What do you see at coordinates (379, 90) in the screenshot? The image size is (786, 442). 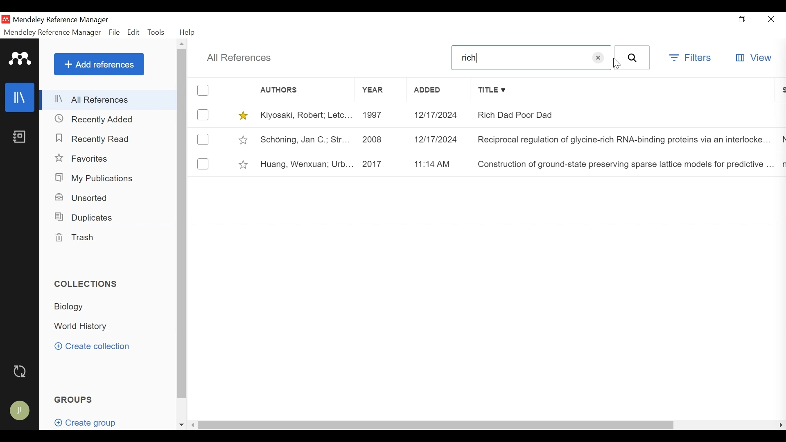 I see `Year` at bounding box center [379, 90].